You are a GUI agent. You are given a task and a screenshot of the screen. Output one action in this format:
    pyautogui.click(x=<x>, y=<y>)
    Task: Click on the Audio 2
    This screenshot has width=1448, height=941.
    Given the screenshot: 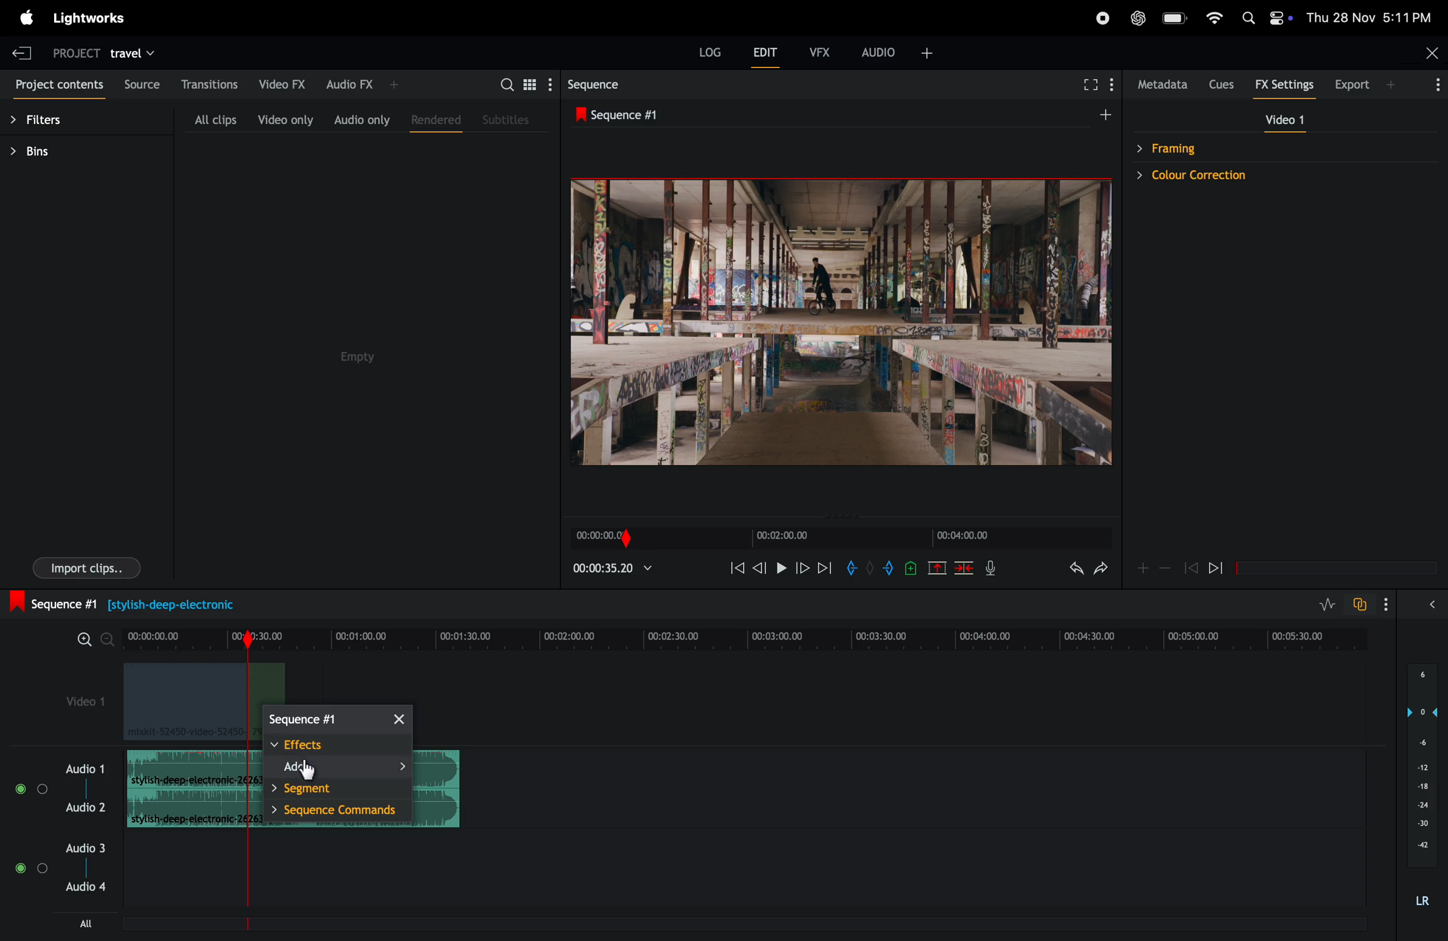 What is the action you would take?
    pyautogui.click(x=86, y=808)
    